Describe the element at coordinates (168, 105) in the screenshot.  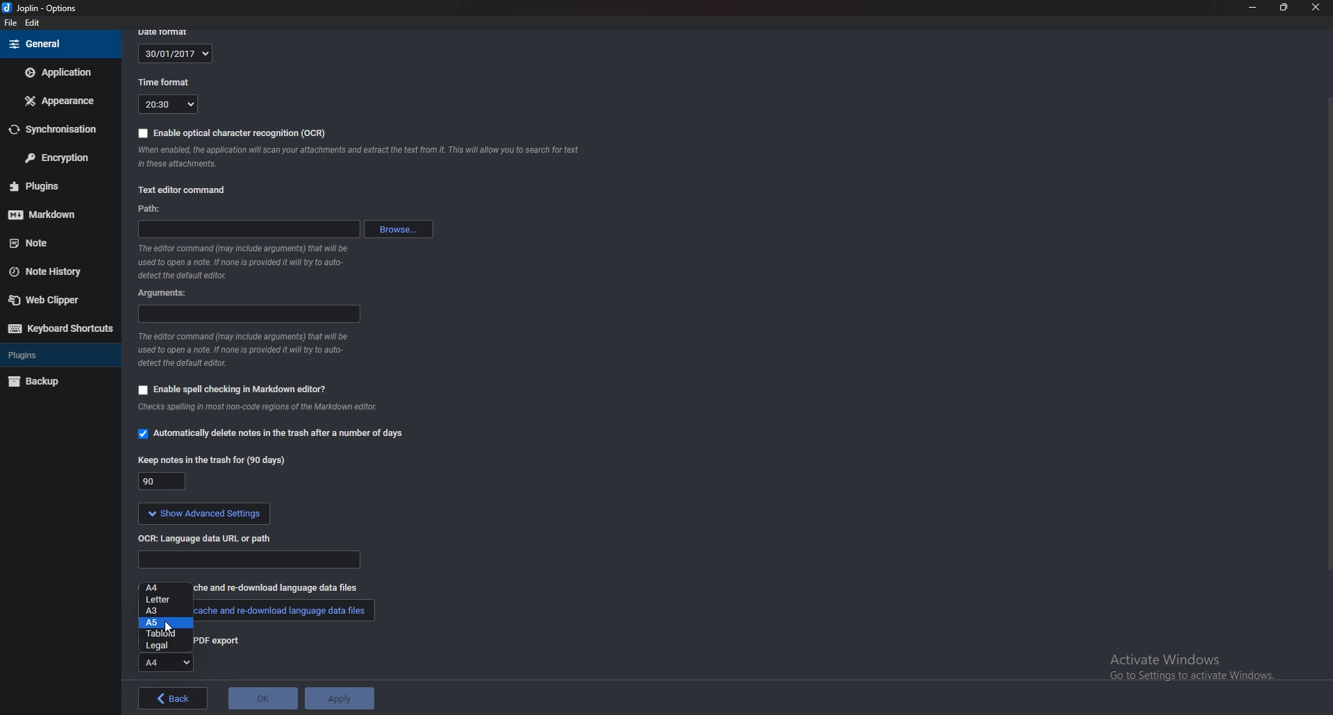
I see `20:30` at that location.